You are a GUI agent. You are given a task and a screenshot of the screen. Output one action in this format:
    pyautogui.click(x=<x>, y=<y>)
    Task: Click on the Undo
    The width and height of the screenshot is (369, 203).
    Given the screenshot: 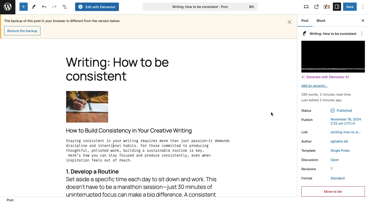 What is the action you would take?
    pyautogui.click(x=44, y=7)
    